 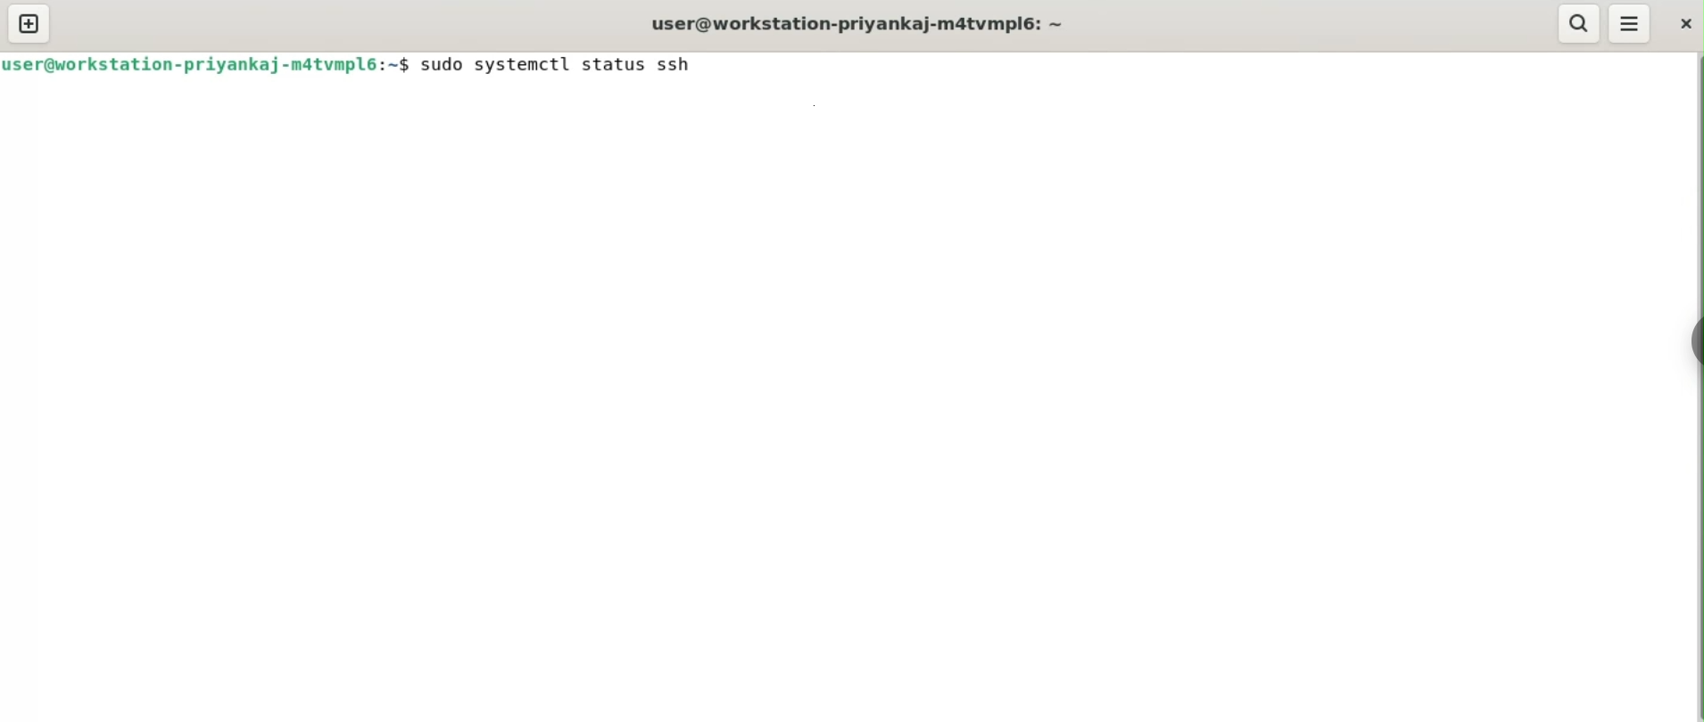 What do you see at coordinates (569, 64) in the screenshot?
I see `sudo systemctl status ssh` at bounding box center [569, 64].